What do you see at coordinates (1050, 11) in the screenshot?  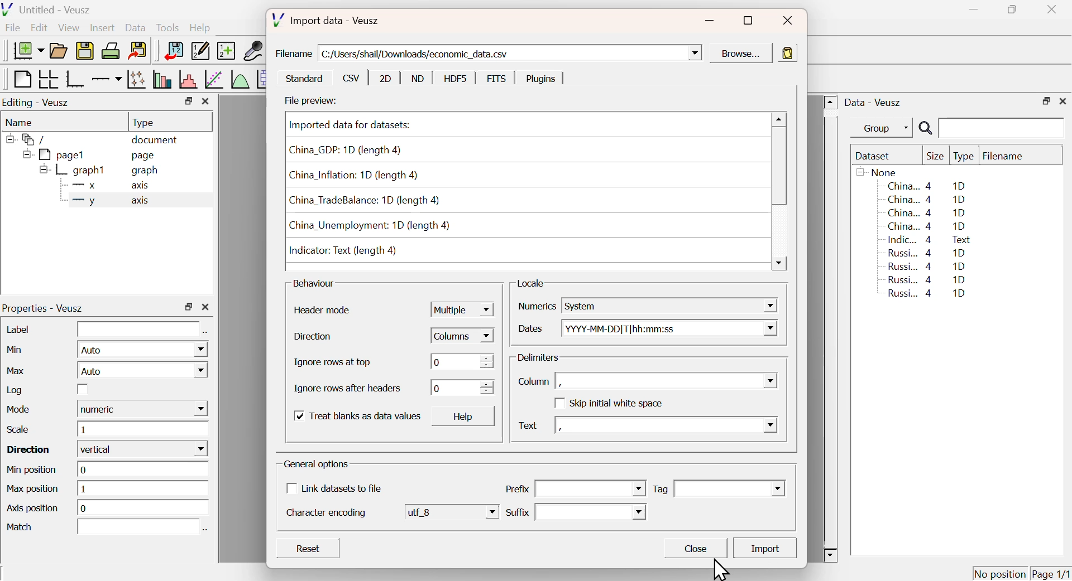 I see `Close` at bounding box center [1050, 11].